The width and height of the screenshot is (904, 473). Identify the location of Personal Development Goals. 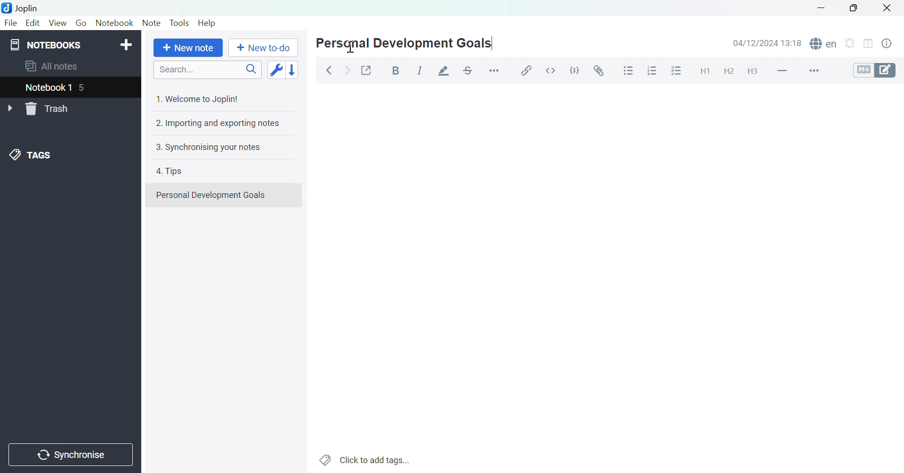
(403, 44).